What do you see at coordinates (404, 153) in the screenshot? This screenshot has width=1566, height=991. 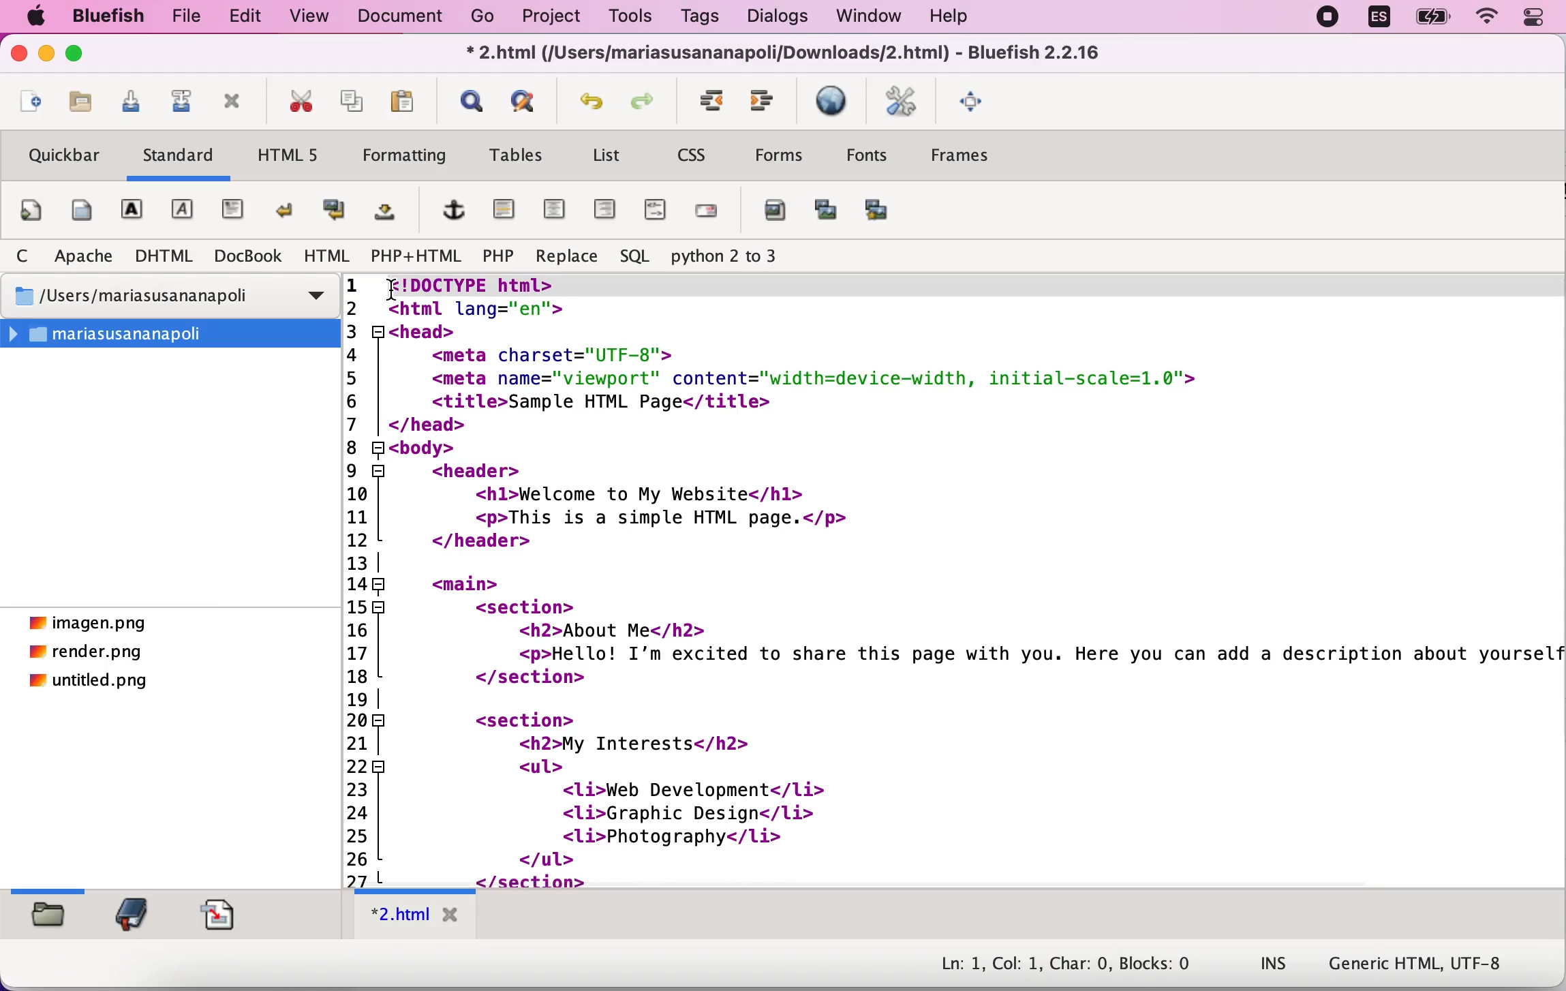 I see `formatting` at bounding box center [404, 153].